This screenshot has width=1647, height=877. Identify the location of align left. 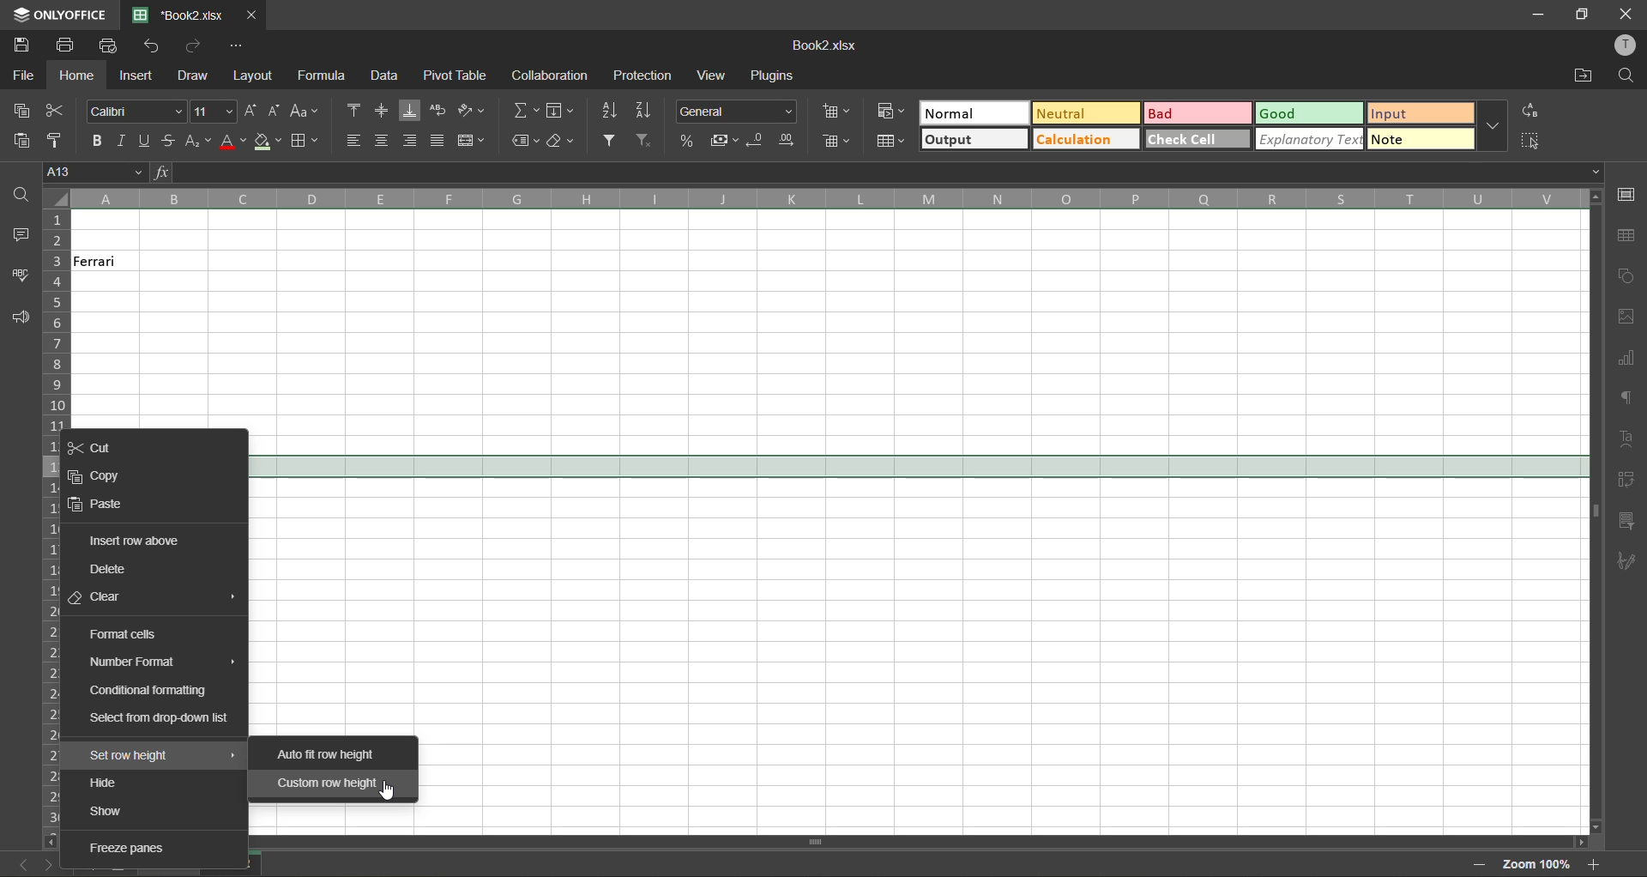
(359, 141).